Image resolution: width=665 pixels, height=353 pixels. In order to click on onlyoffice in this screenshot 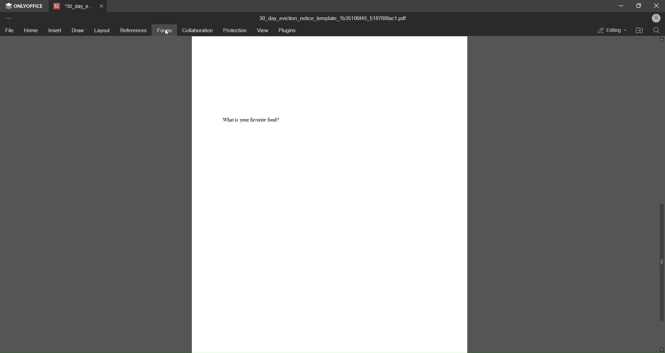, I will do `click(29, 6)`.